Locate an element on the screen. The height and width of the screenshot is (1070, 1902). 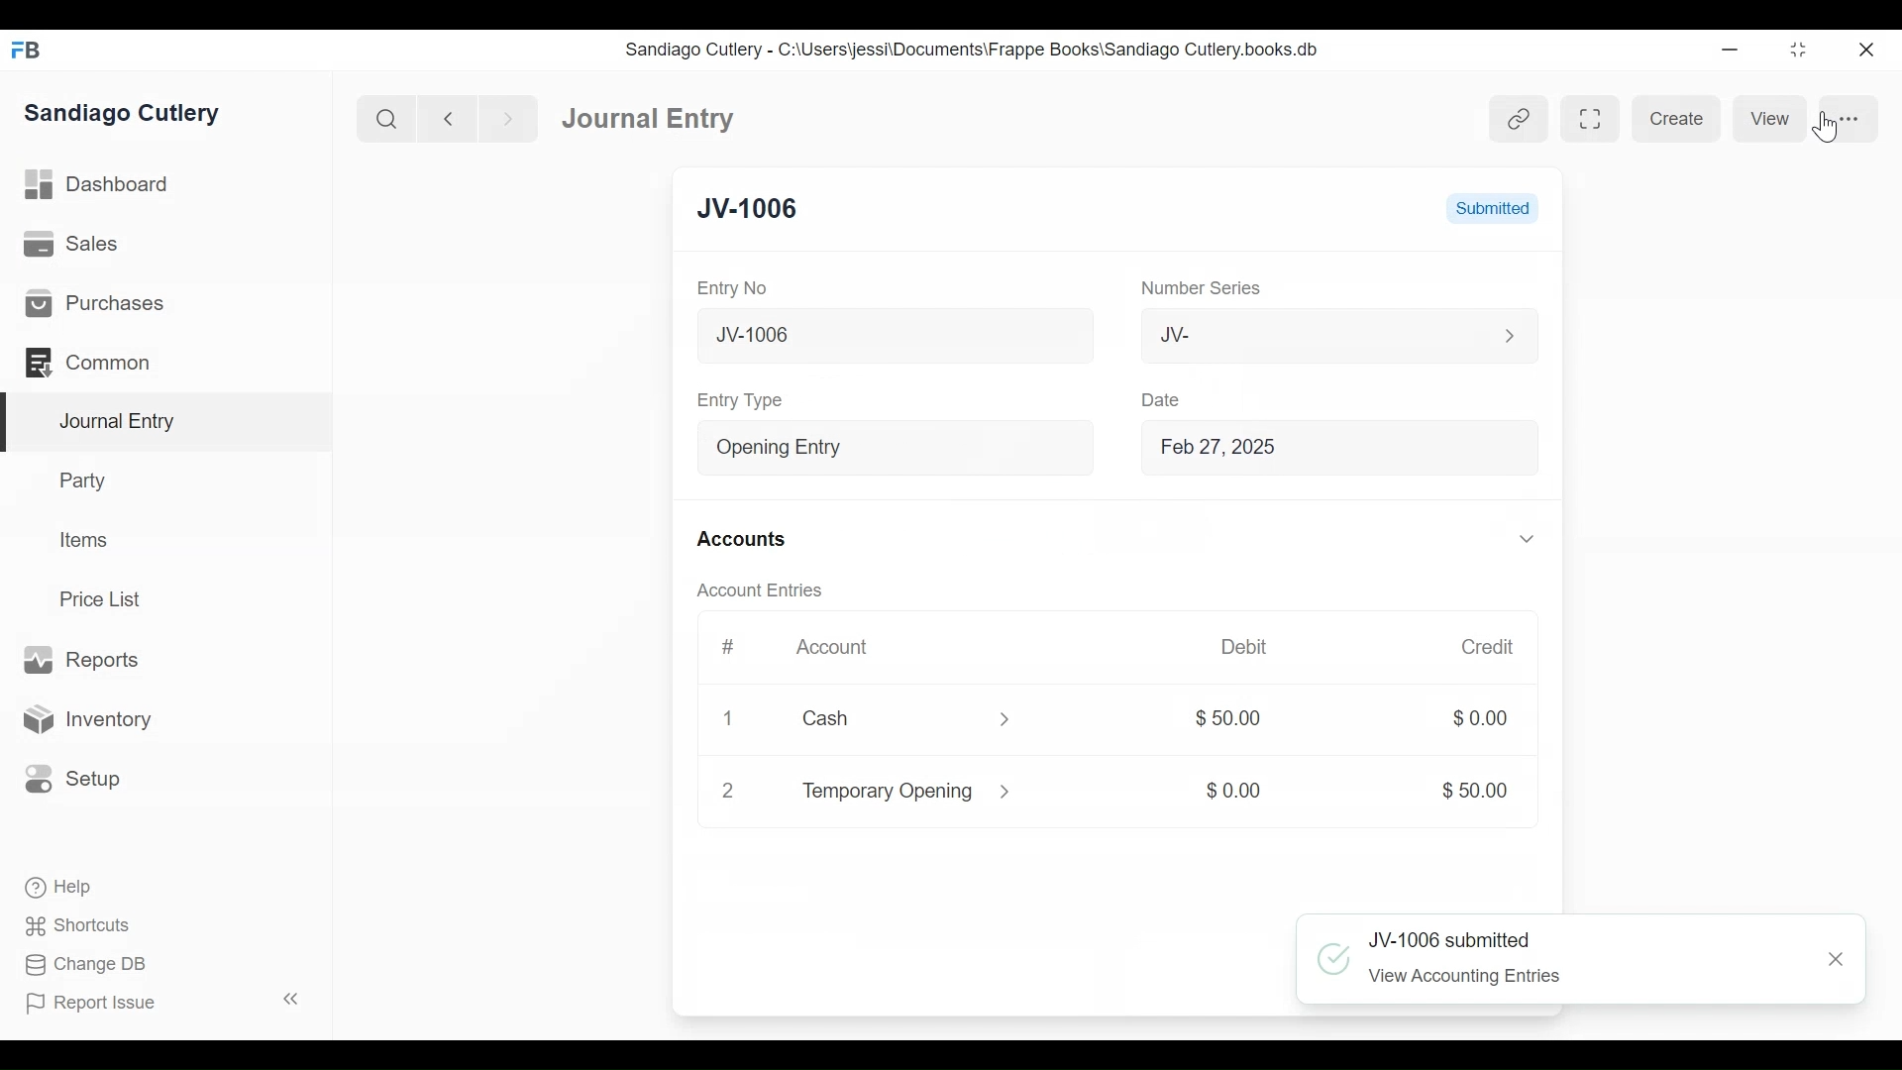
Close is located at coordinates (1837, 959).